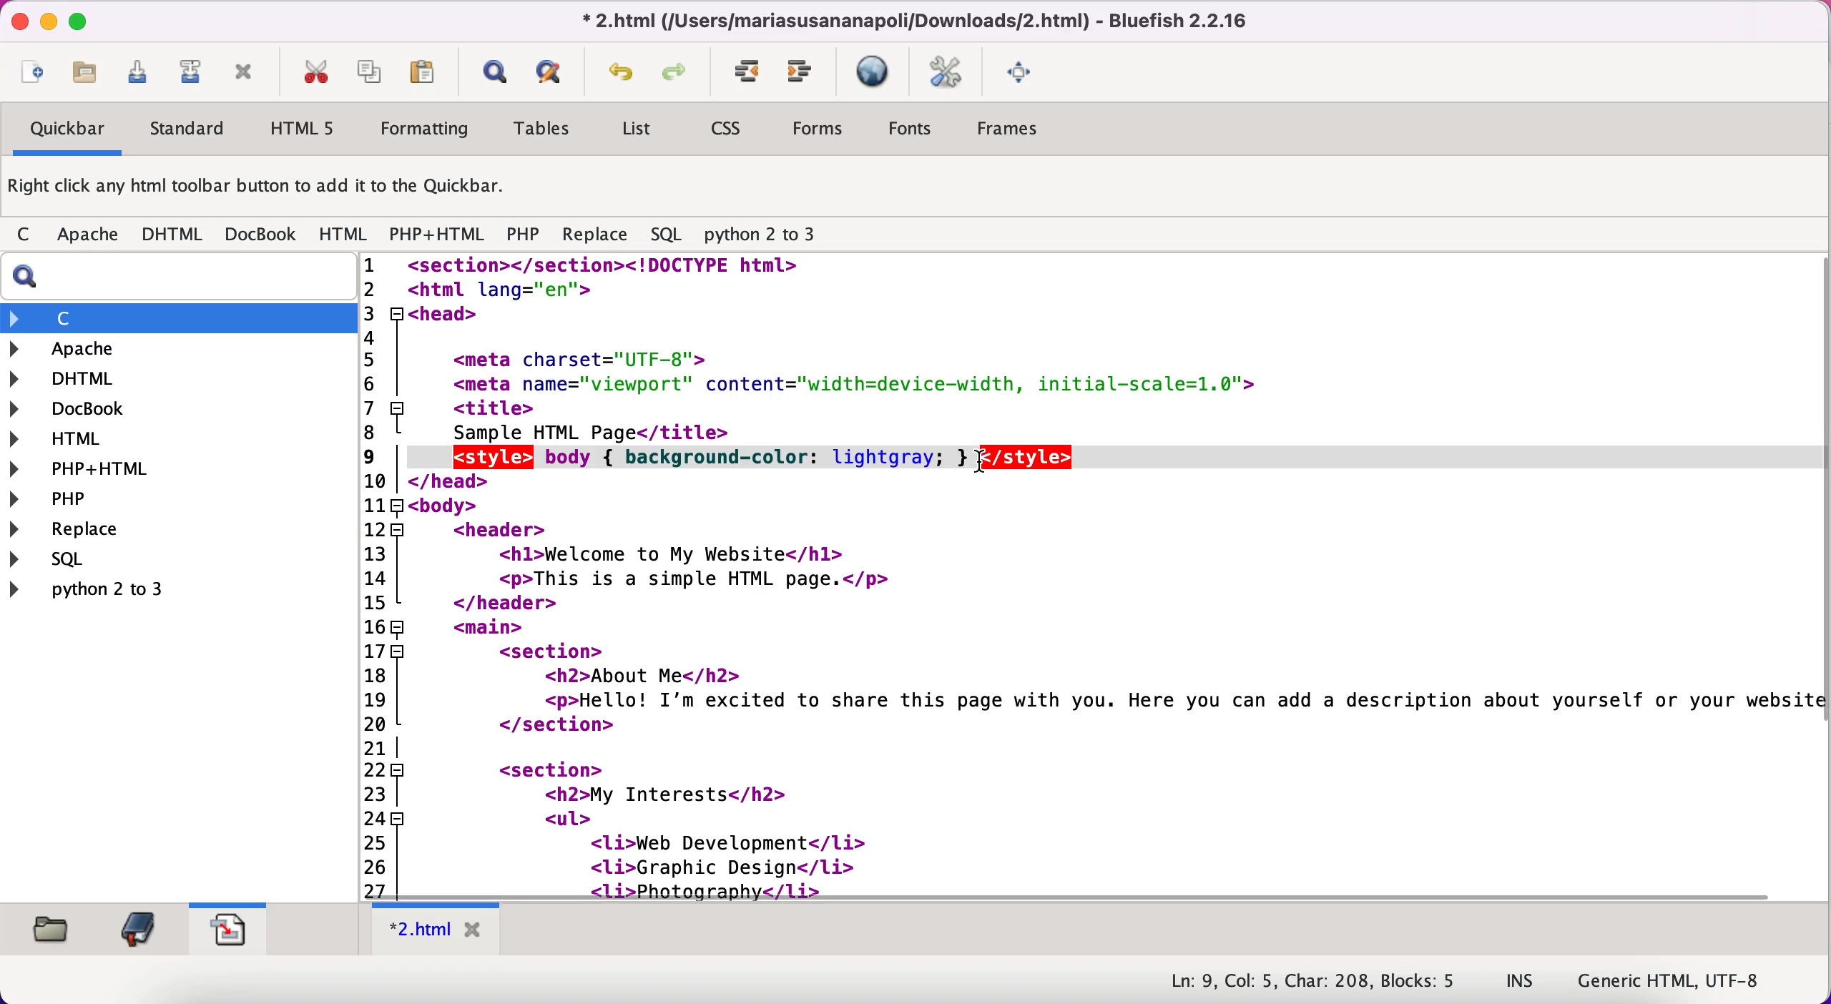  Describe the element at coordinates (426, 131) in the screenshot. I see `formatting` at that location.